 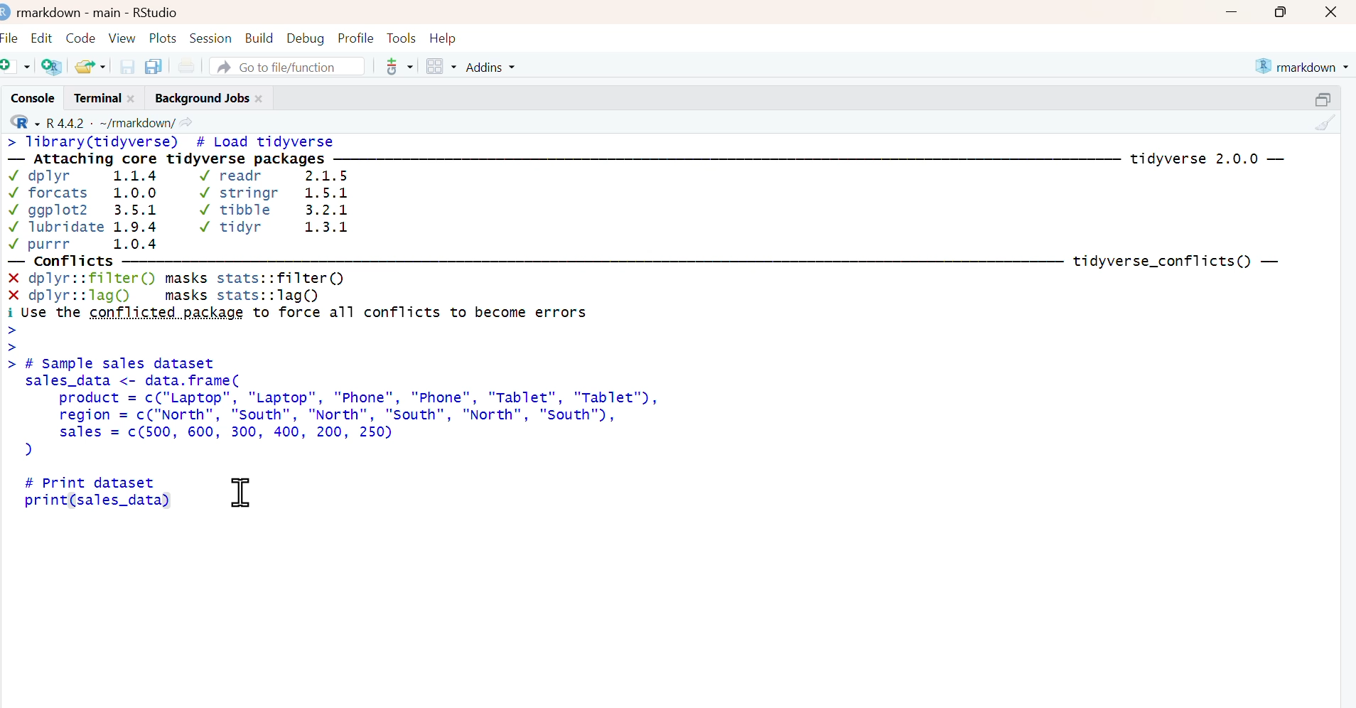 What do you see at coordinates (200, 97) in the screenshot?
I see `Background Jobs` at bounding box center [200, 97].